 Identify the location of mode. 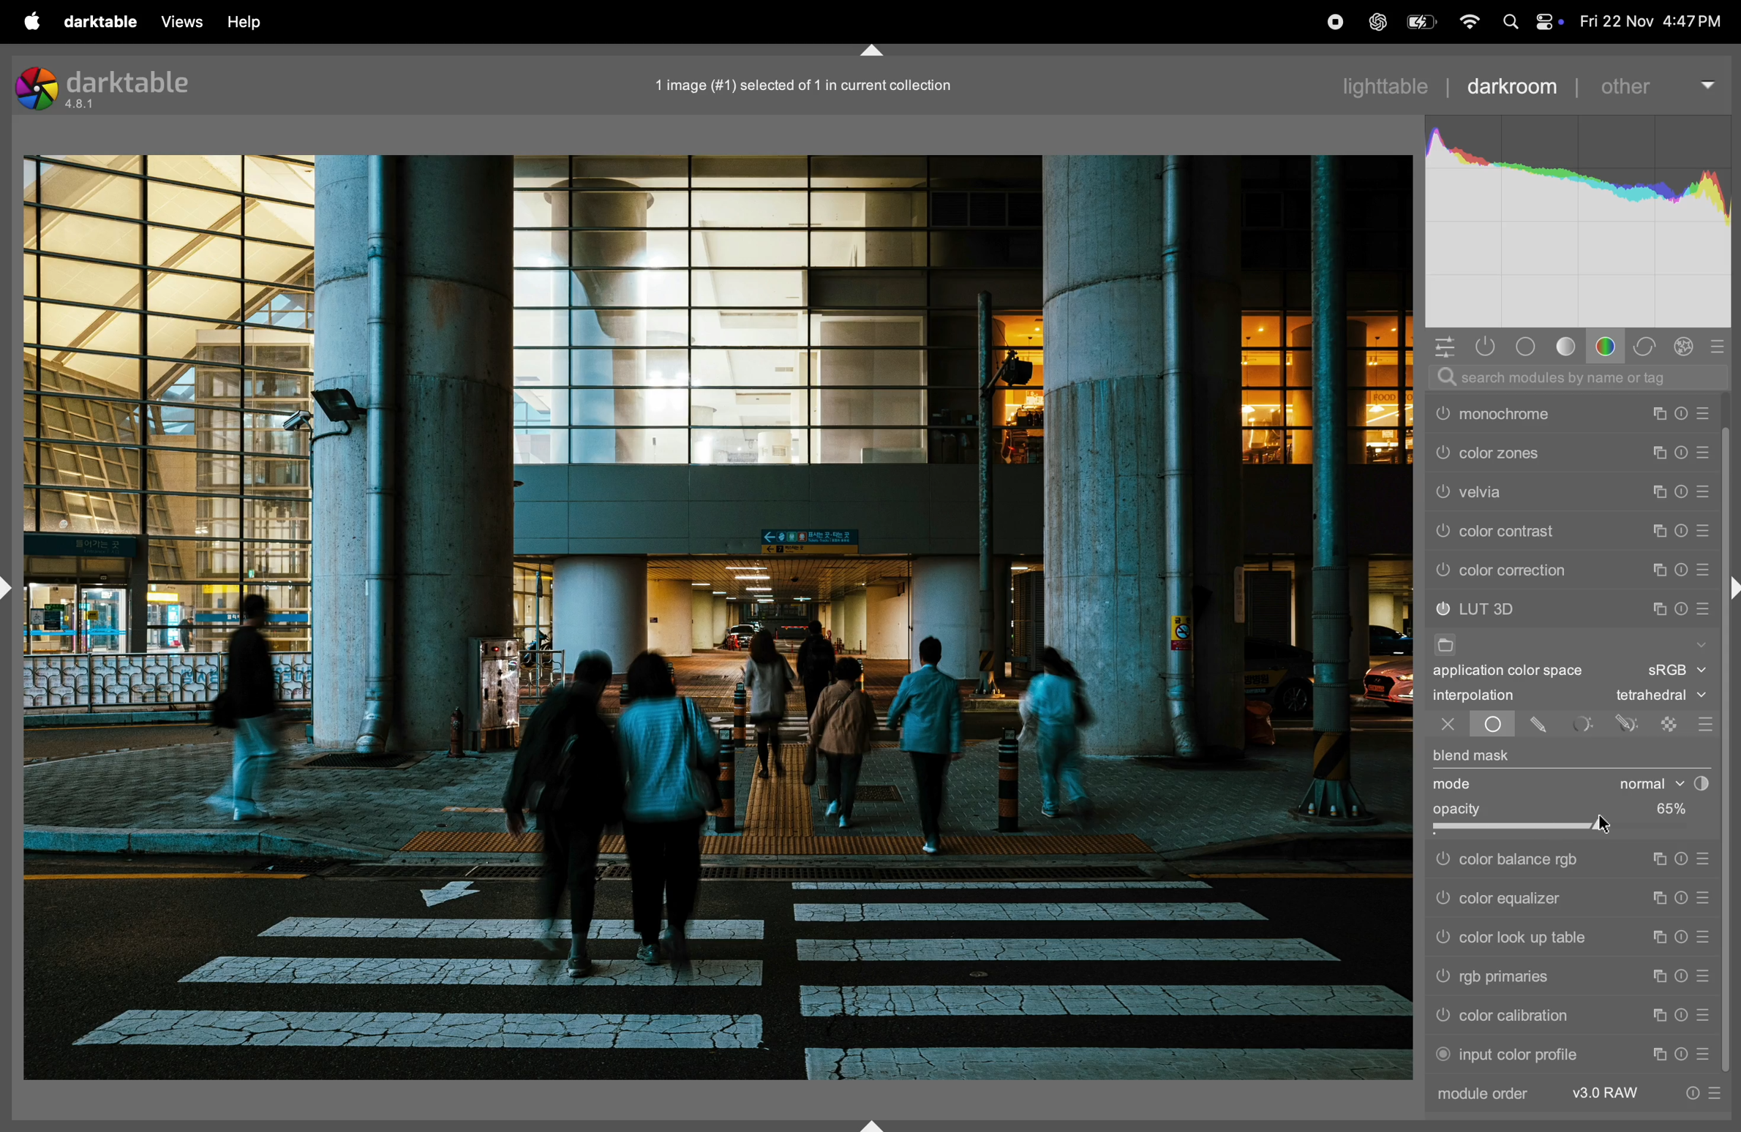
(1454, 785).